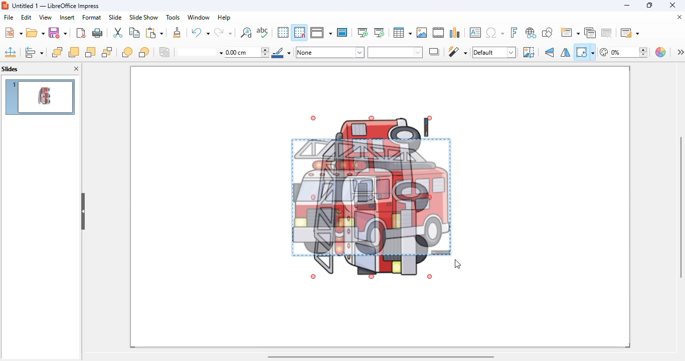 The image size is (685, 361). What do you see at coordinates (246, 32) in the screenshot?
I see `find and replace` at bounding box center [246, 32].